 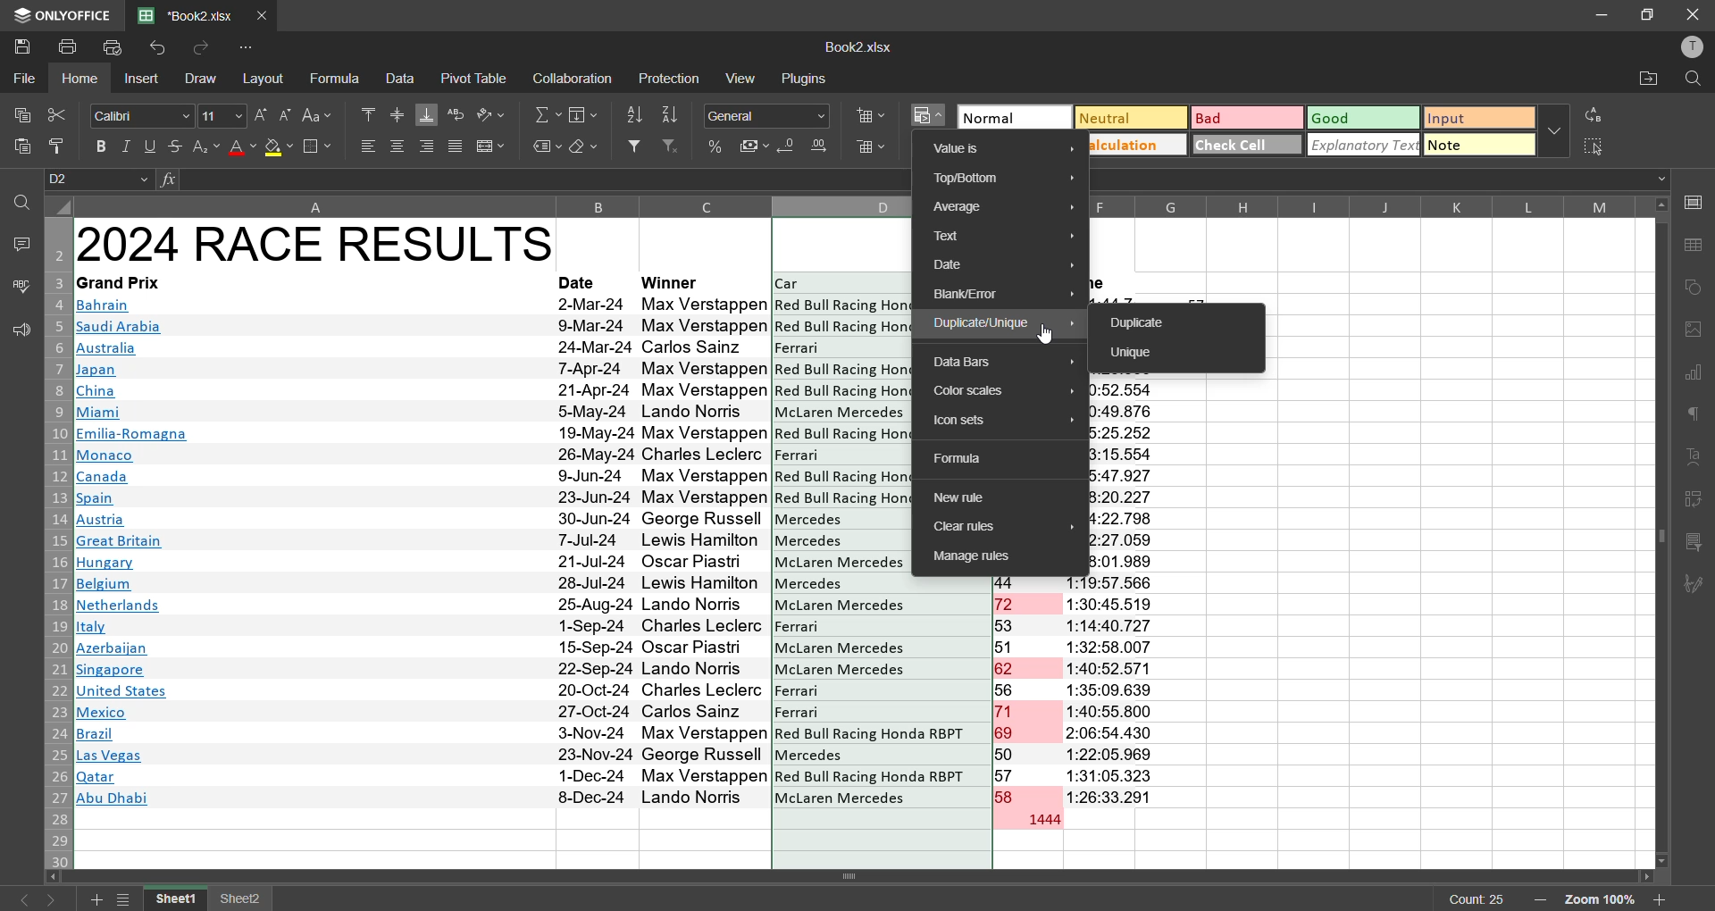 What do you see at coordinates (489, 114) in the screenshot?
I see `orientation` at bounding box center [489, 114].